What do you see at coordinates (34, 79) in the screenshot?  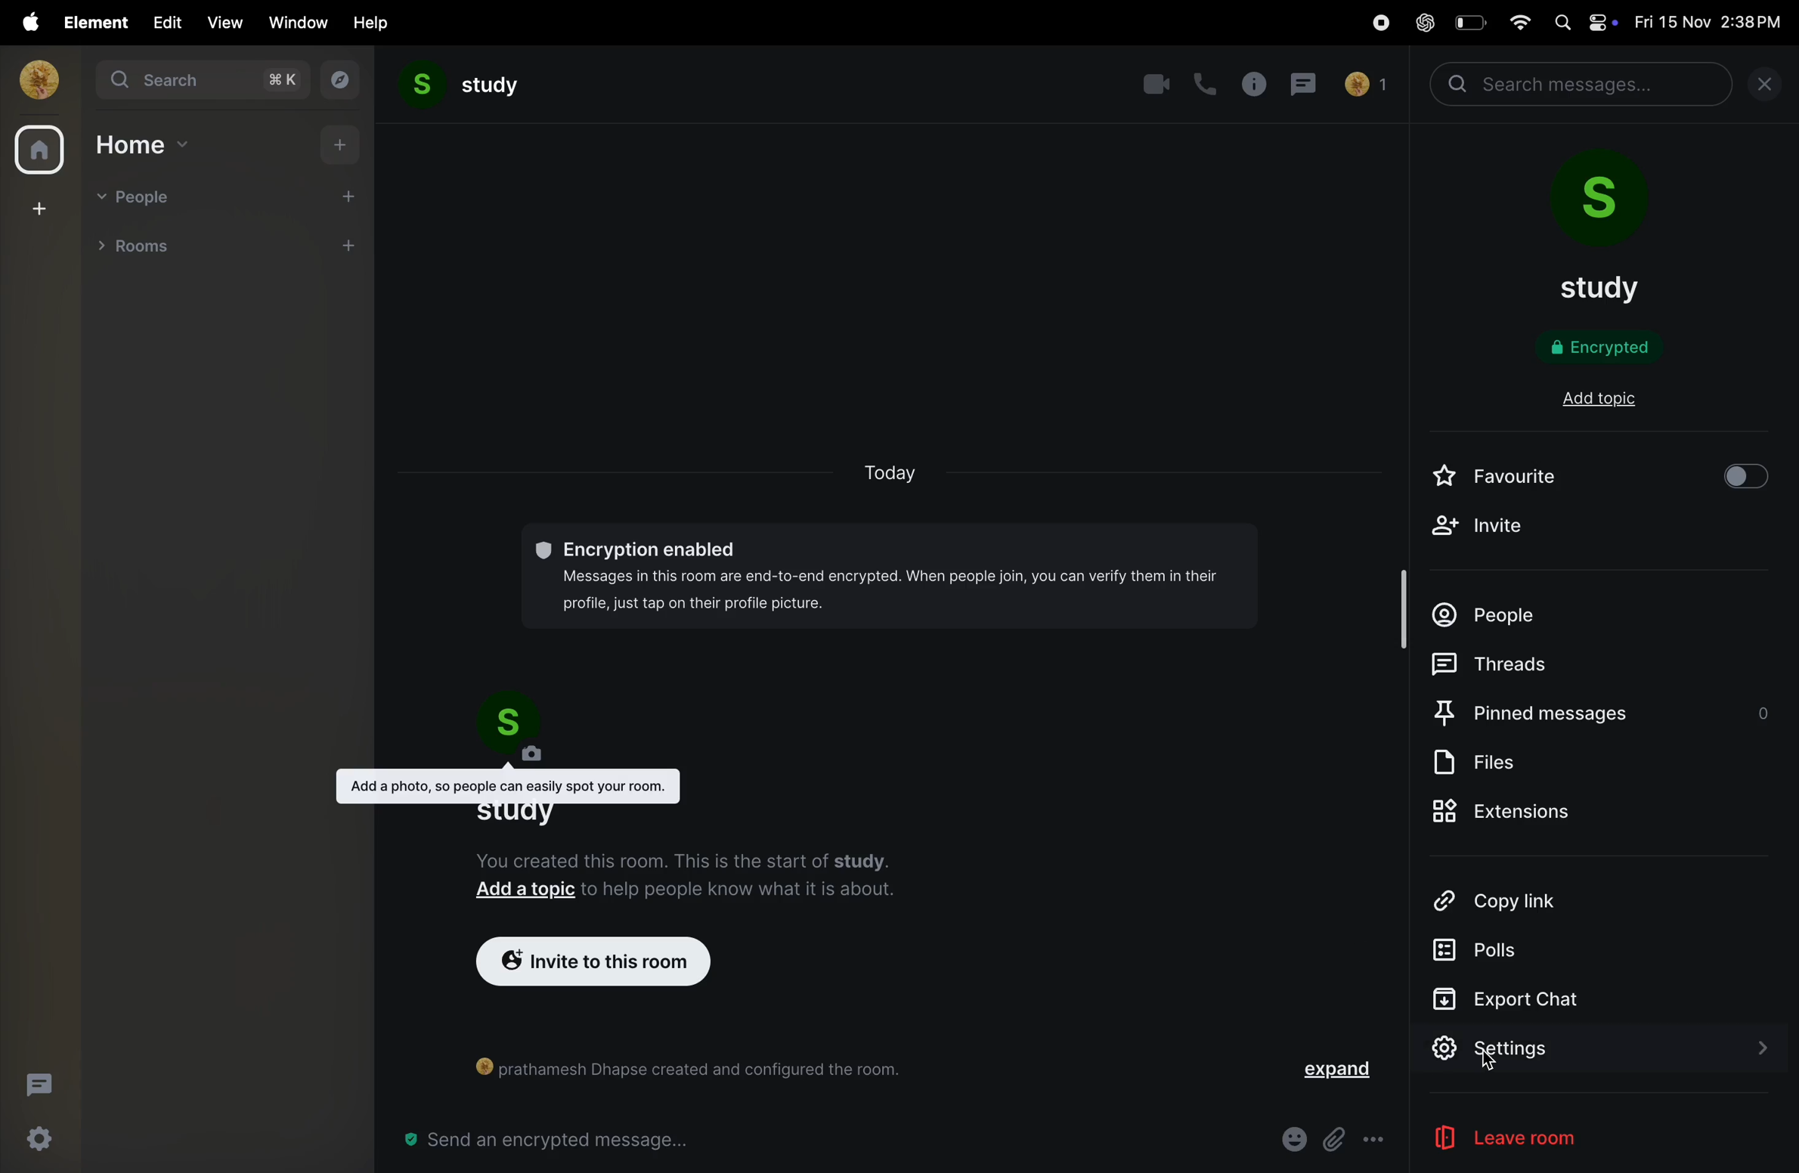 I see `profile` at bounding box center [34, 79].